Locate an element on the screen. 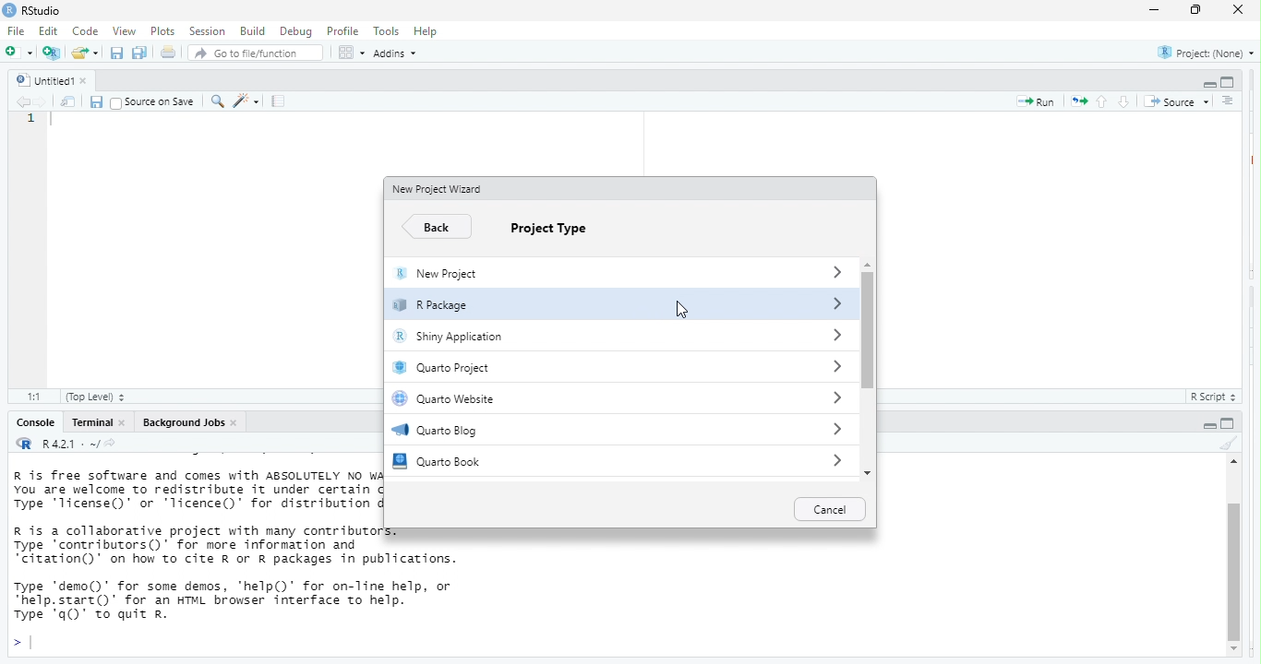  dropdown is located at coordinates (833, 366).